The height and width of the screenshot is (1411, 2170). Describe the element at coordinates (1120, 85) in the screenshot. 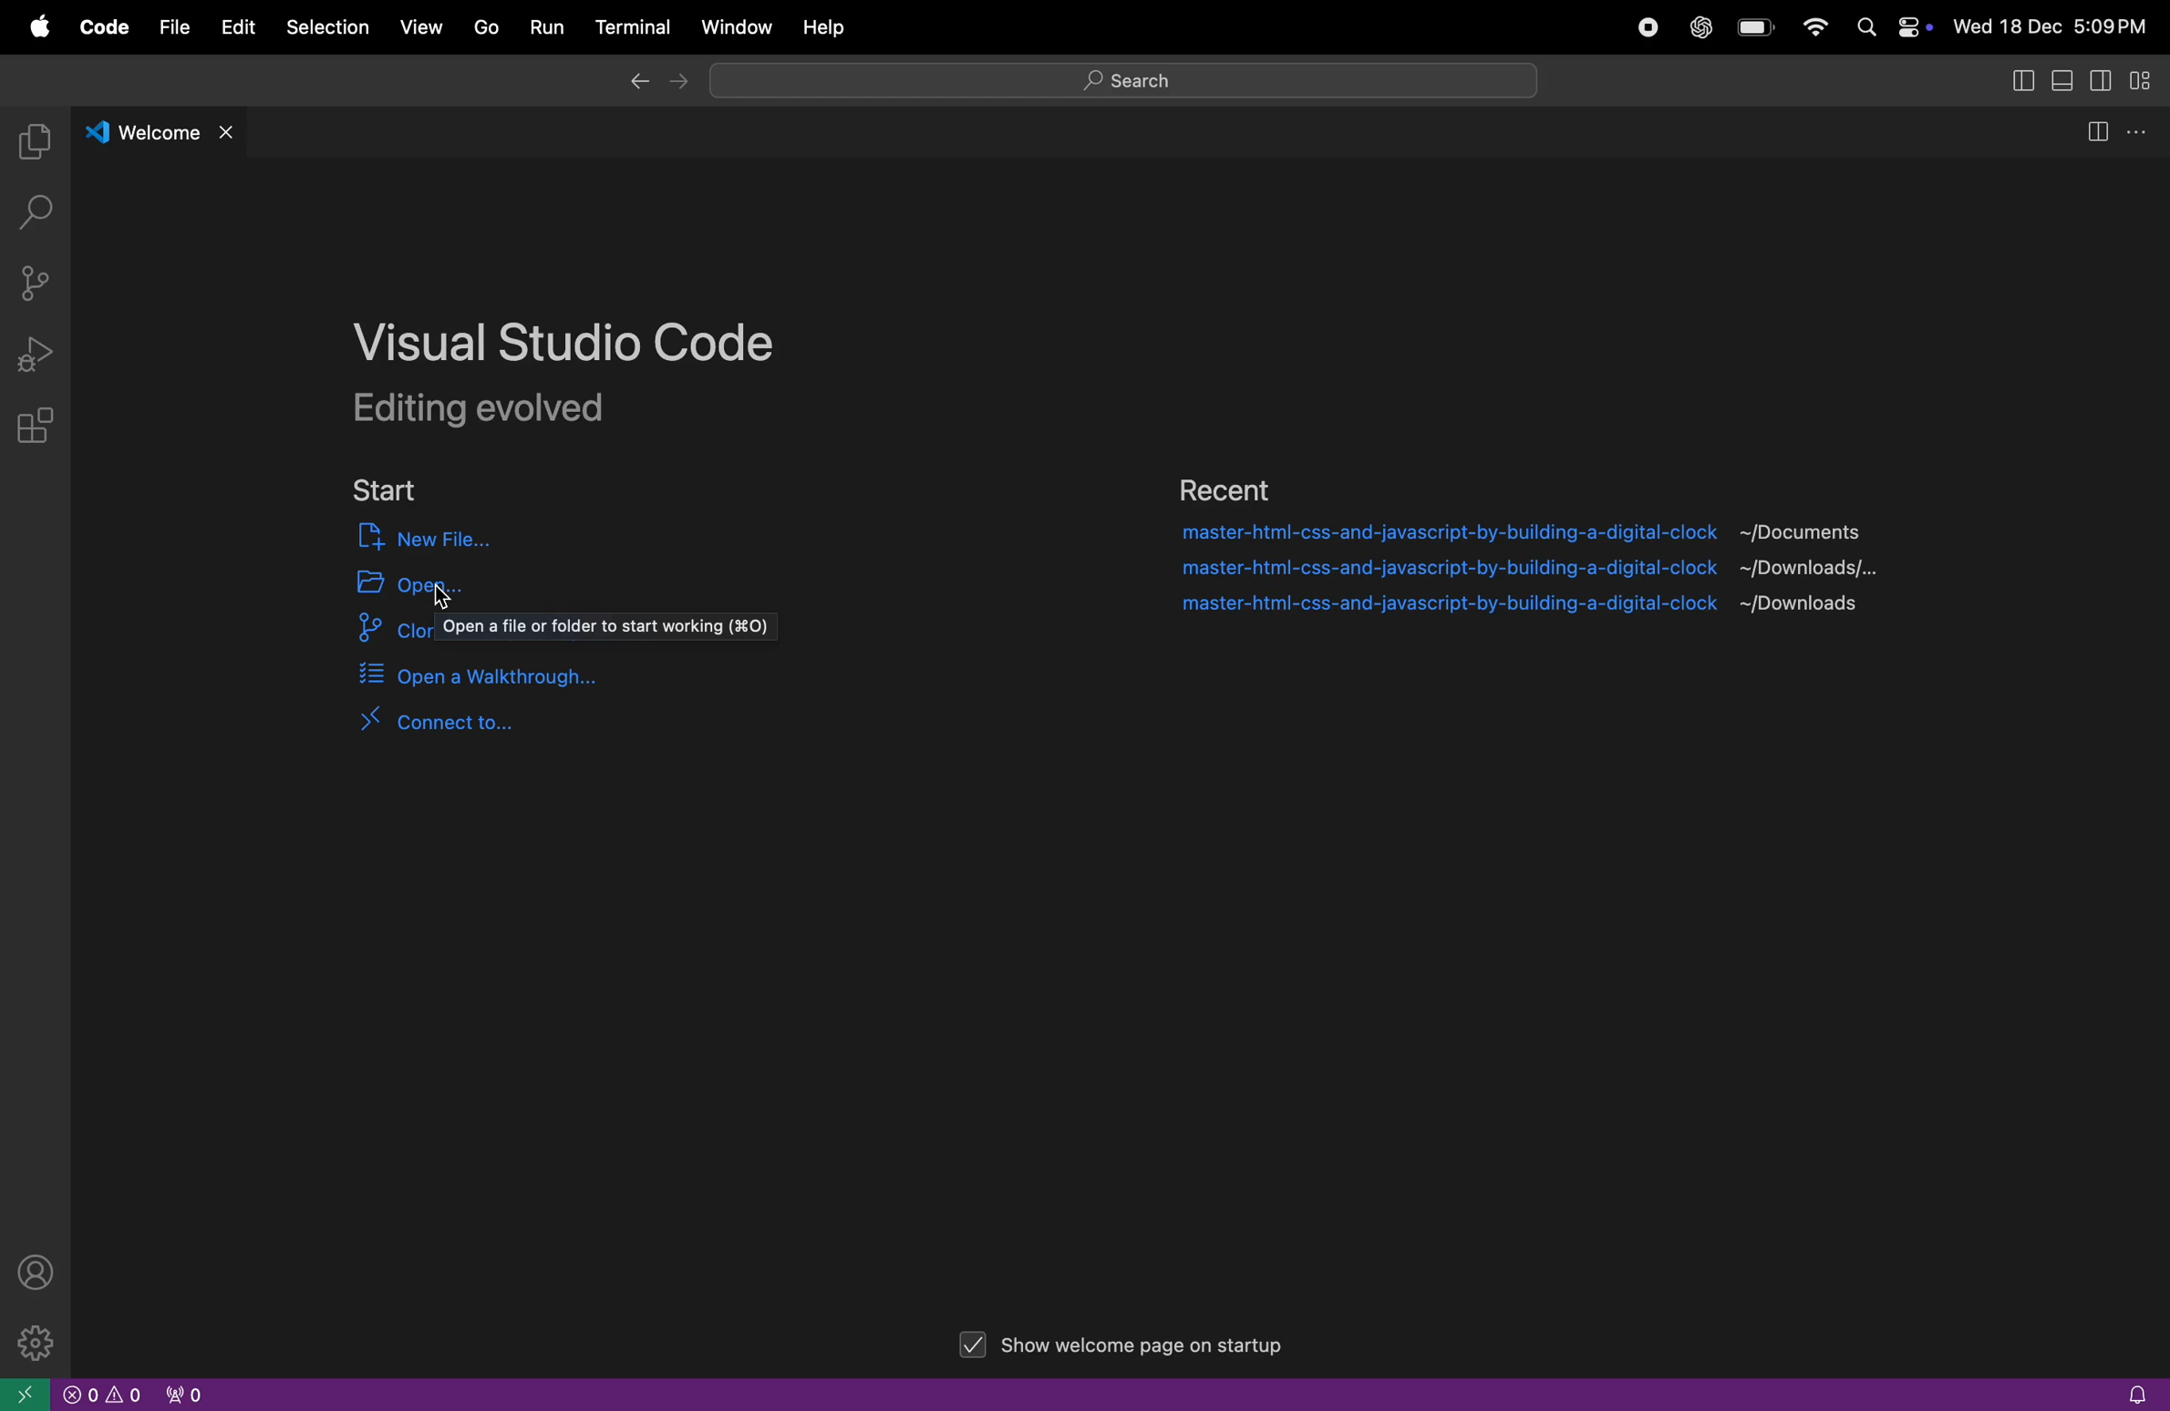

I see `search bar` at that location.